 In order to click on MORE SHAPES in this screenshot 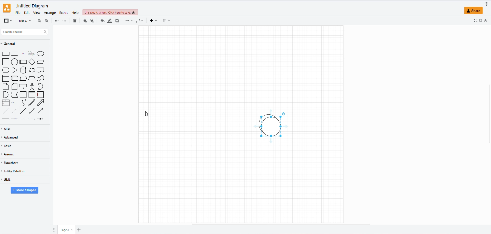, I will do `click(24, 191)`.